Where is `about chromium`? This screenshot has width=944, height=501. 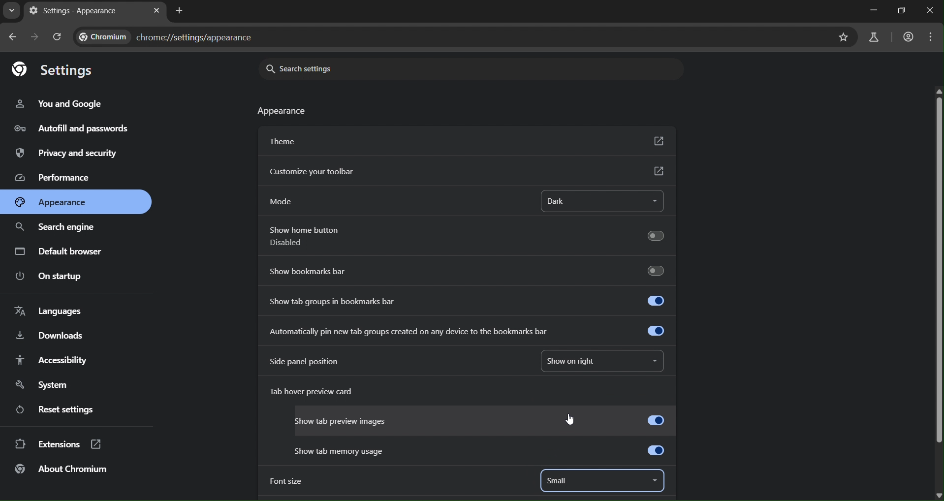
about chromium is located at coordinates (63, 469).